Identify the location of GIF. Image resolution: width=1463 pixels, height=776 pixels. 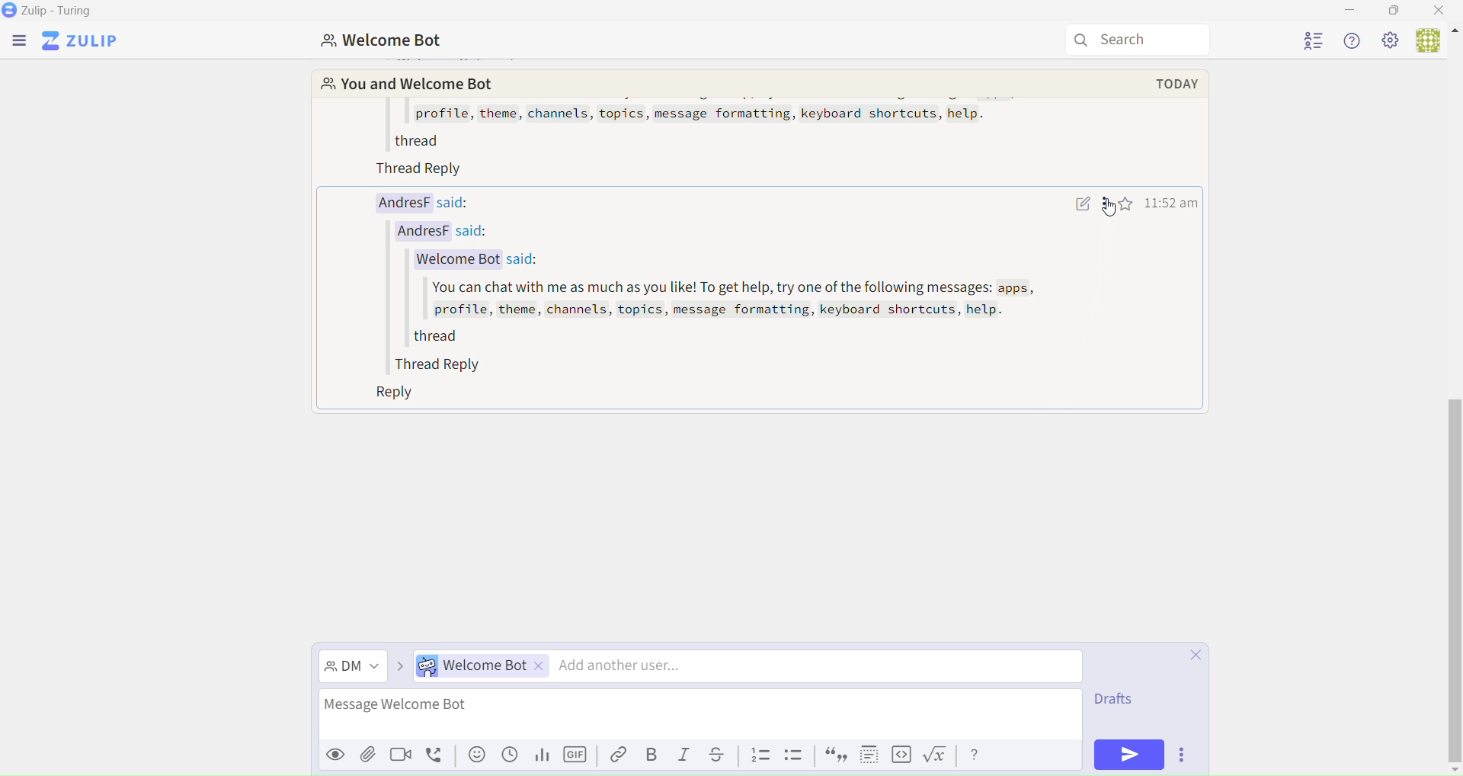
(575, 755).